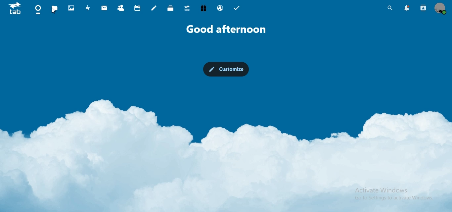  What do you see at coordinates (87, 8) in the screenshot?
I see `activity` at bounding box center [87, 8].